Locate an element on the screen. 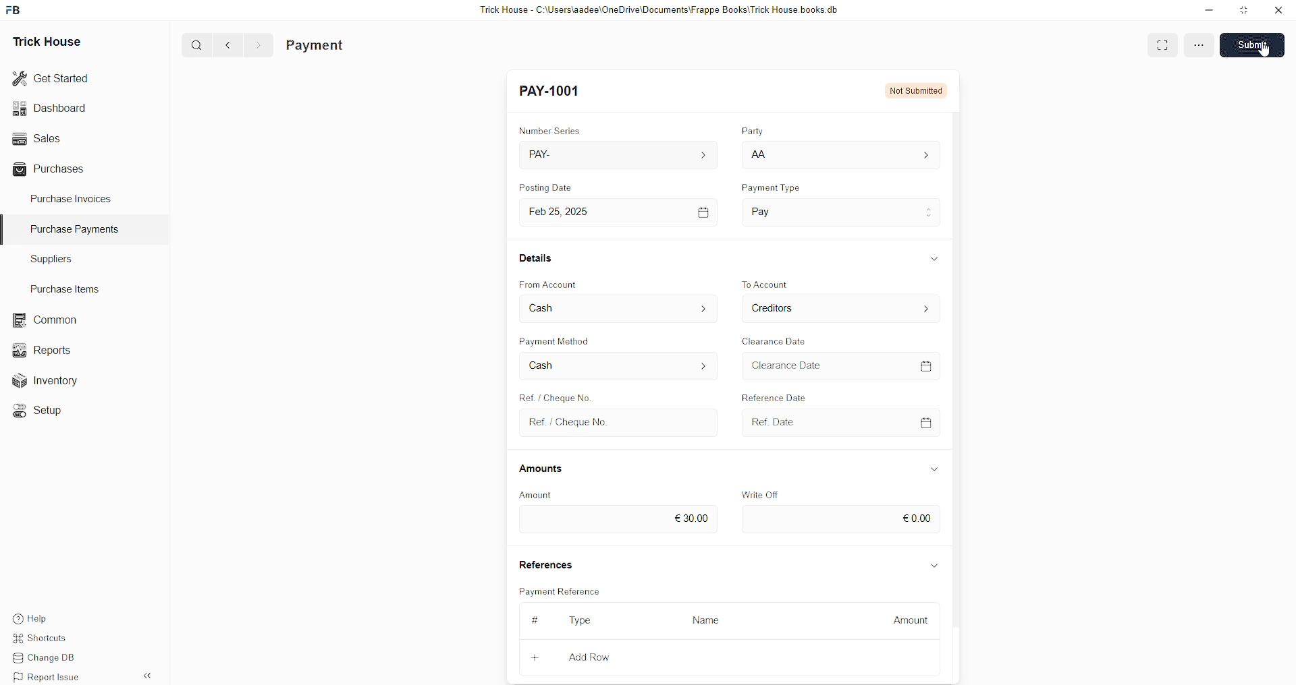 This screenshot has height=685, width=1296. calendar is located at coordinates (703, 210).